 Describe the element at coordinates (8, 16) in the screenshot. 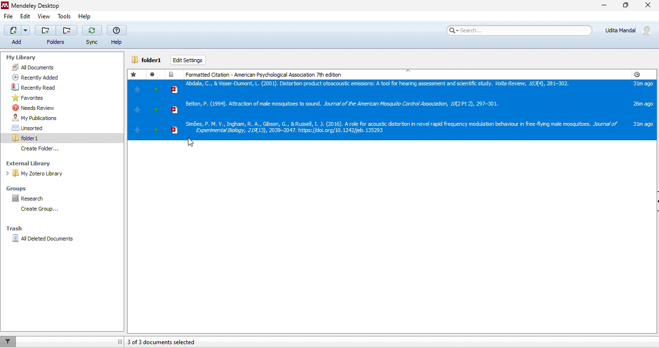

I see `file` at that location.